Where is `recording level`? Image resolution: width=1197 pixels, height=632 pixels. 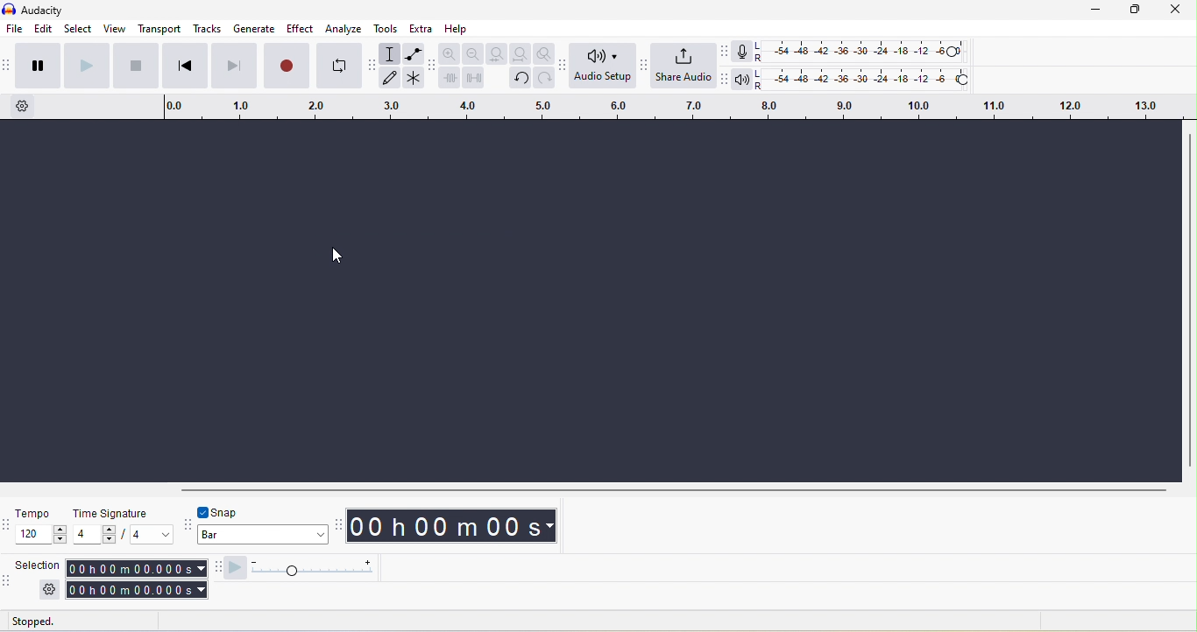
recording level is located at coordinates (867, 51).